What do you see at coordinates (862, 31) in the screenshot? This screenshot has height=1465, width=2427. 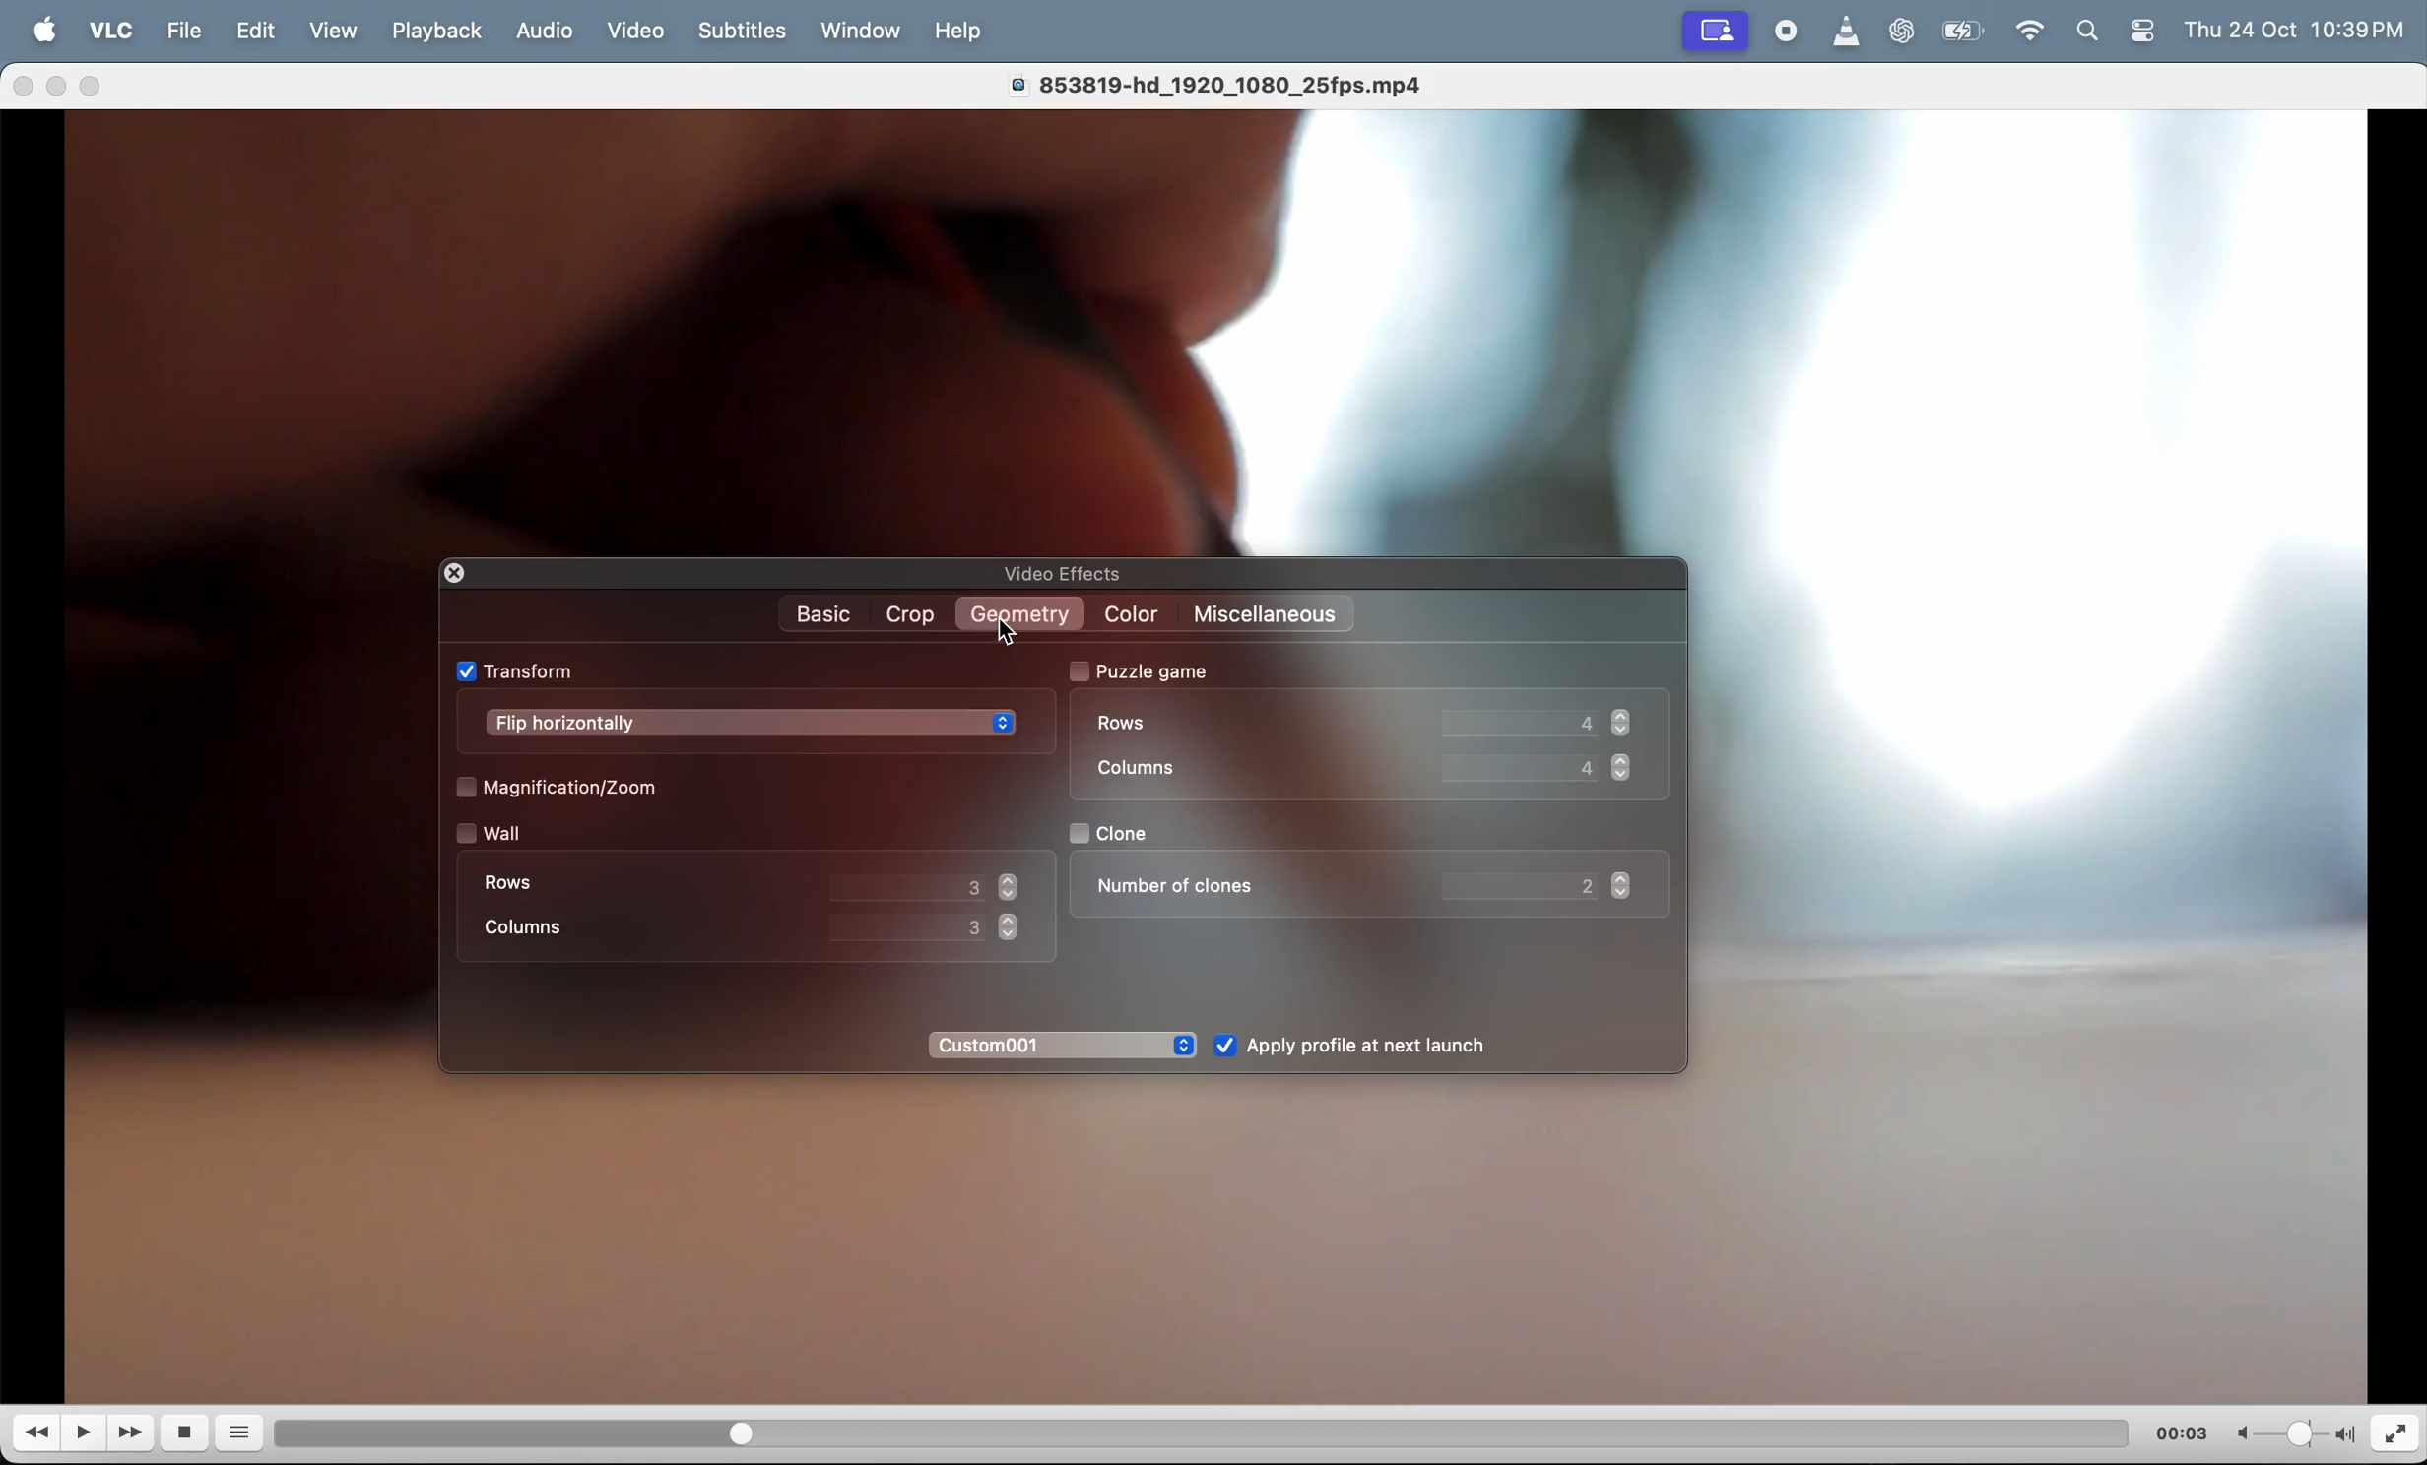 I see `` at bounding box center [862, 31].